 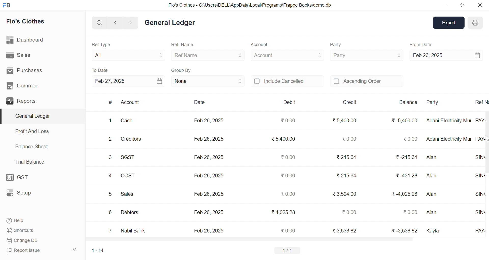 I want to click on ₹ 0.00, so click(x=411, y=212).